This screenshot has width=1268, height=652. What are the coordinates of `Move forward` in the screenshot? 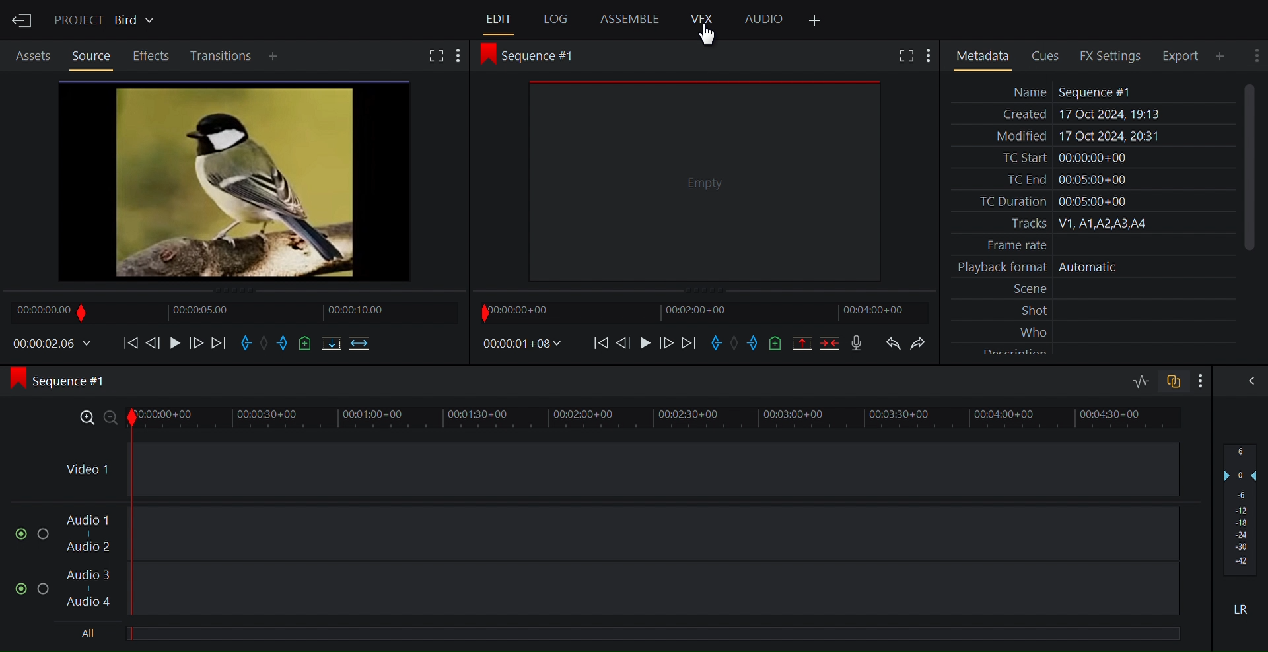 It's located at (690, 342).